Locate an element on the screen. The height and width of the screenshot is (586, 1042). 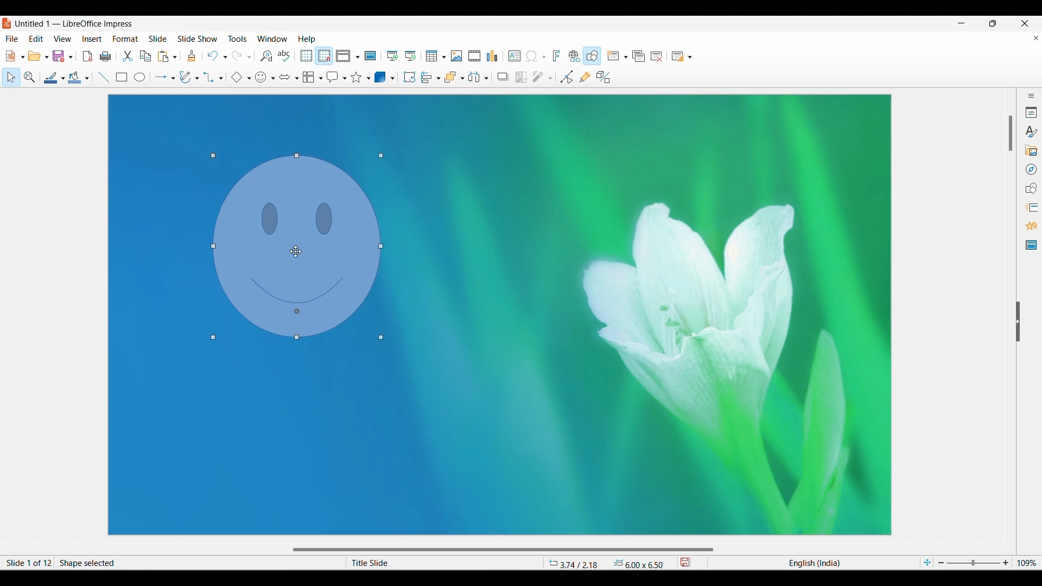
save modifications to document is located at coordinates (686, 562).